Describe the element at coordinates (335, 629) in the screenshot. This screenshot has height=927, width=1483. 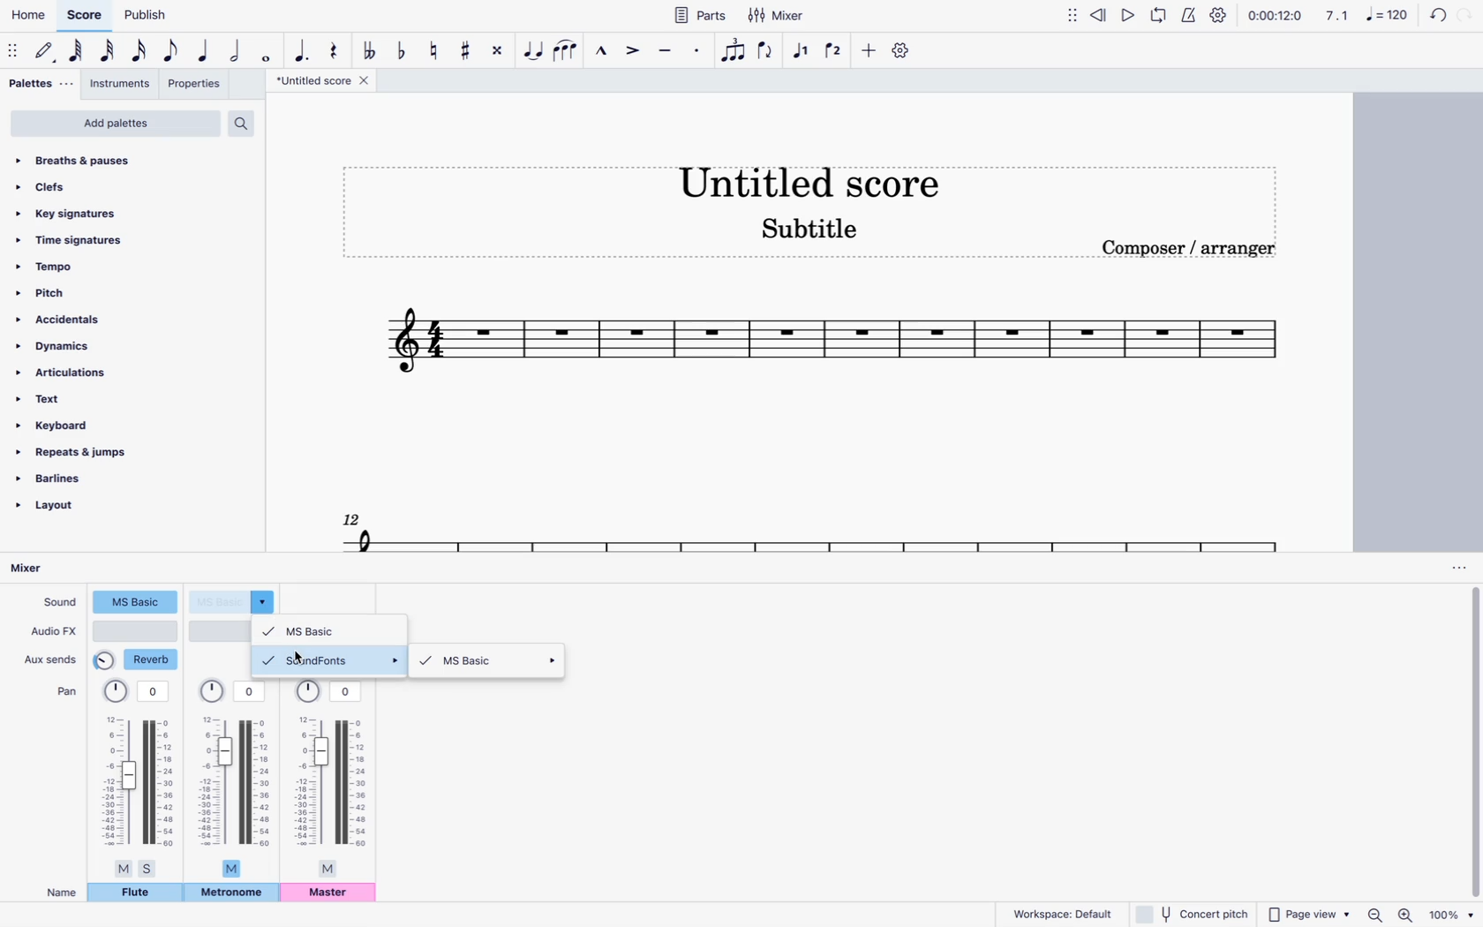
I see `ms basic` at that location.